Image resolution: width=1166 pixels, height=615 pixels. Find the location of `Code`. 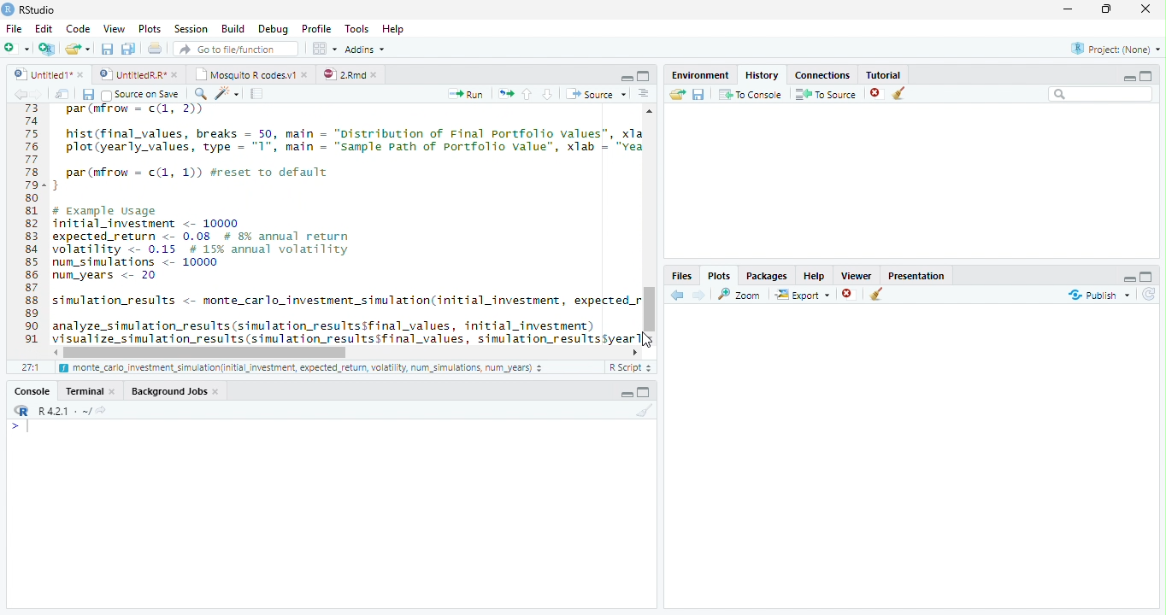

Code is located at coordinates (76, 28).